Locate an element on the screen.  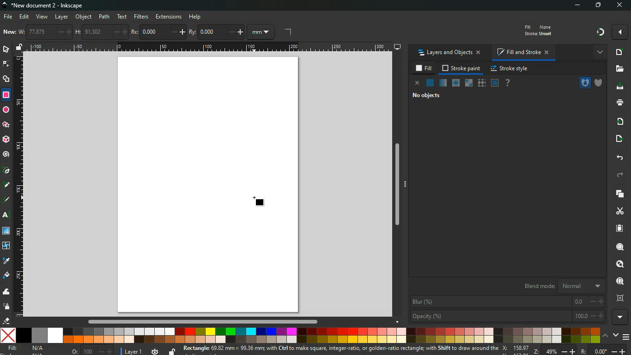
gradient is located at coordinates (598, 32).